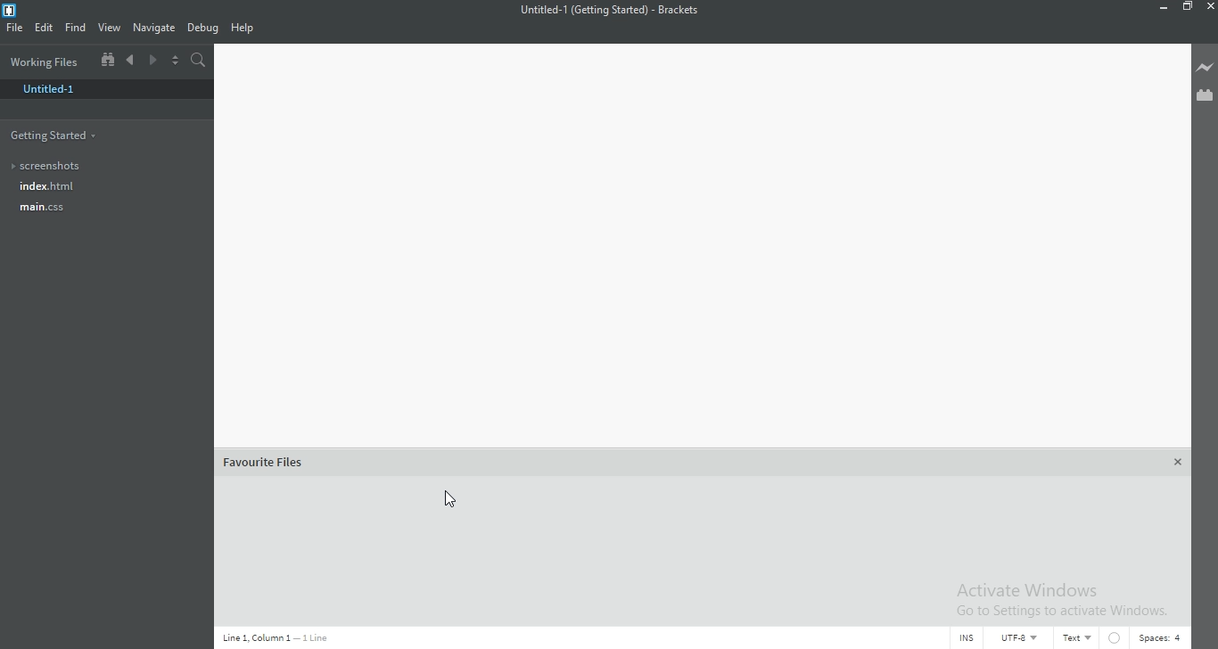 Image resolution: width=1218 pixels, height=649 pixels. What do you see at coordinates (134, 63) in the screenshot?
I see `Previous document` at bounding box center [134, 63].